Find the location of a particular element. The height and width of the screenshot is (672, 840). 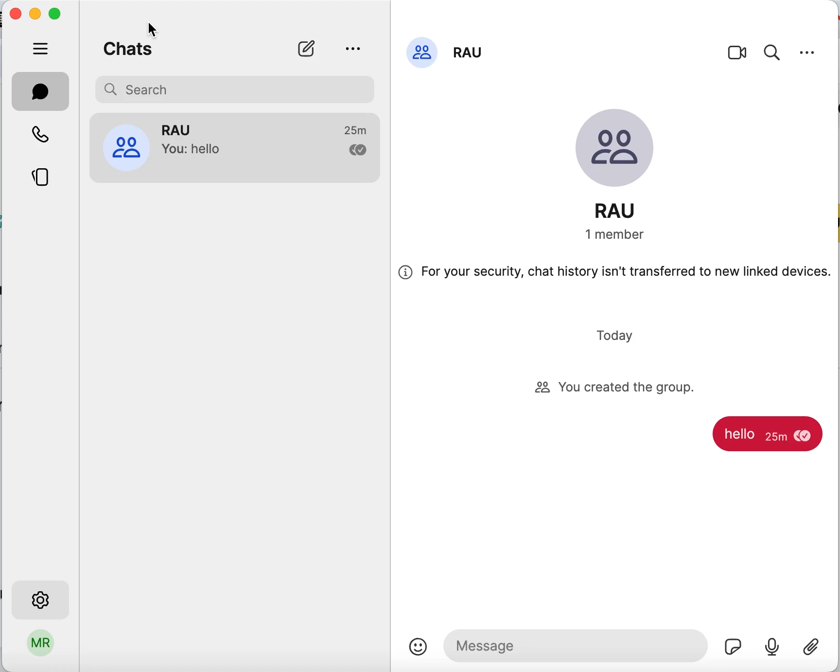

attach is located at coordinates (812, 652).